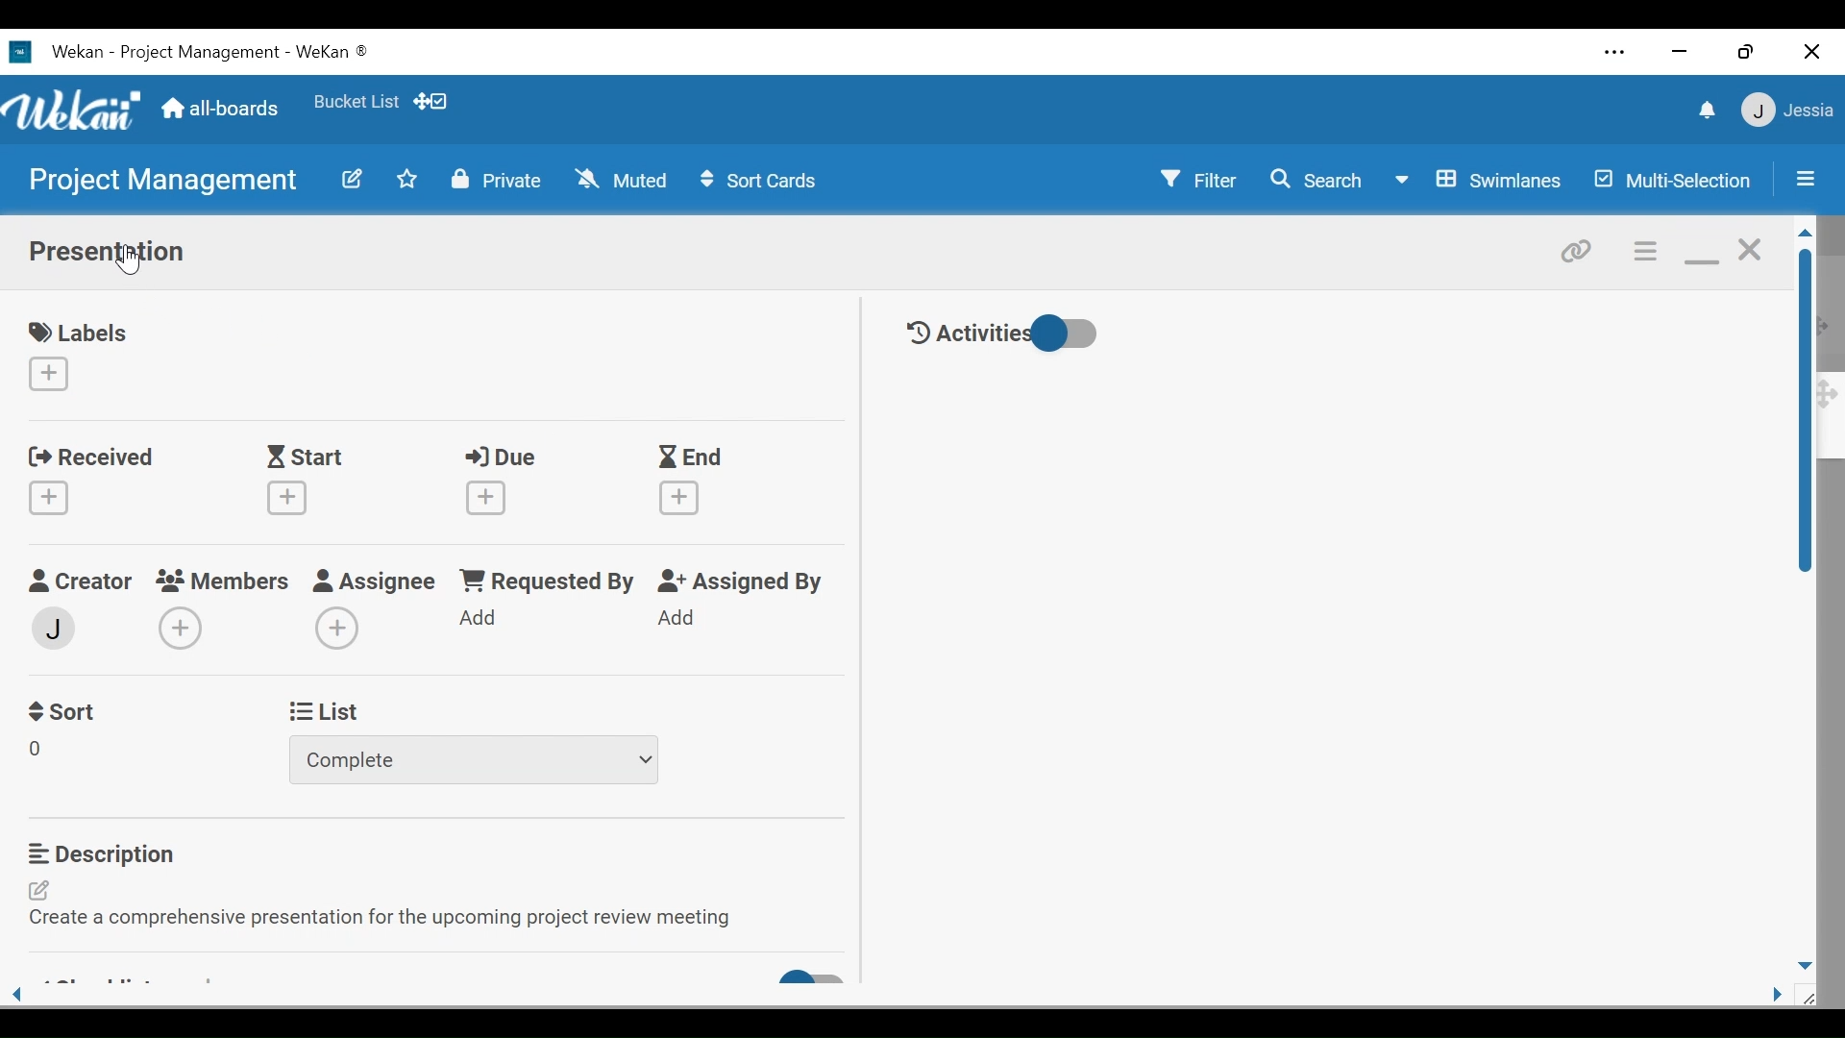 This screenshot has height=1038, width=1845. I want to click on Board Title, so click(199, 52).